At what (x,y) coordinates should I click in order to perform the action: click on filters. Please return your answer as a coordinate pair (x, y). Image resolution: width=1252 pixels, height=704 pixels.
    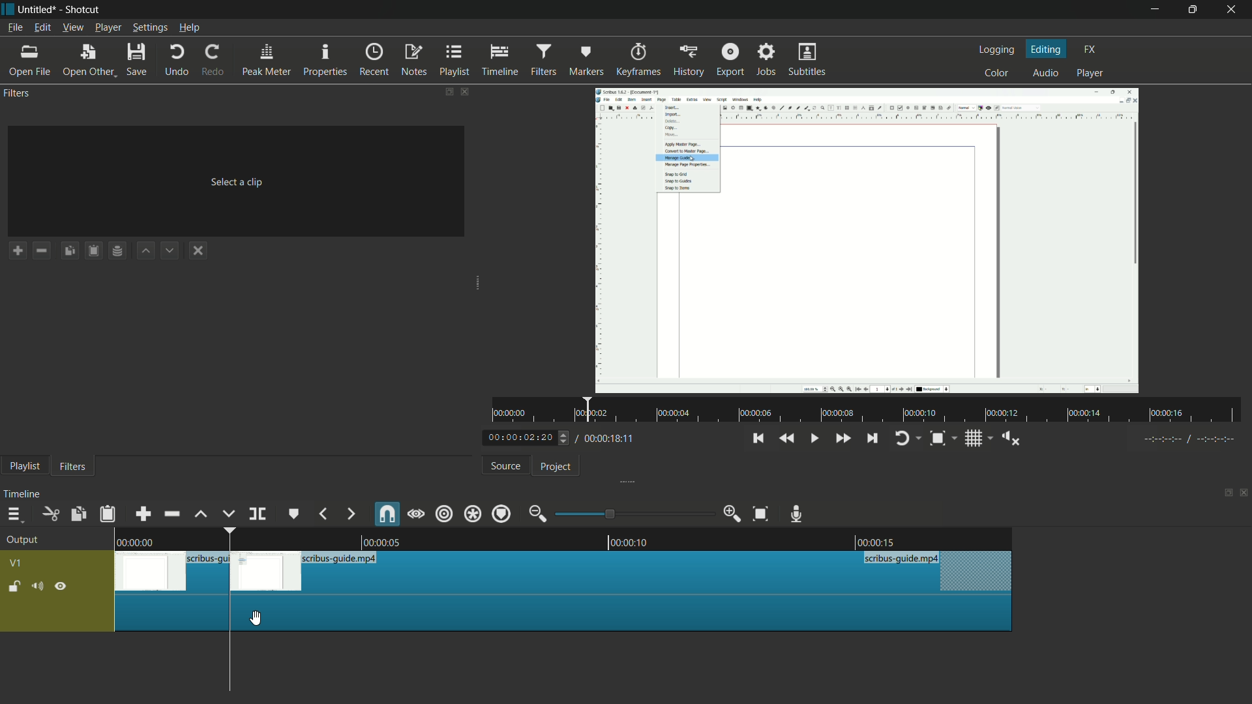
    Looking at the image, I should click on (545, 60).